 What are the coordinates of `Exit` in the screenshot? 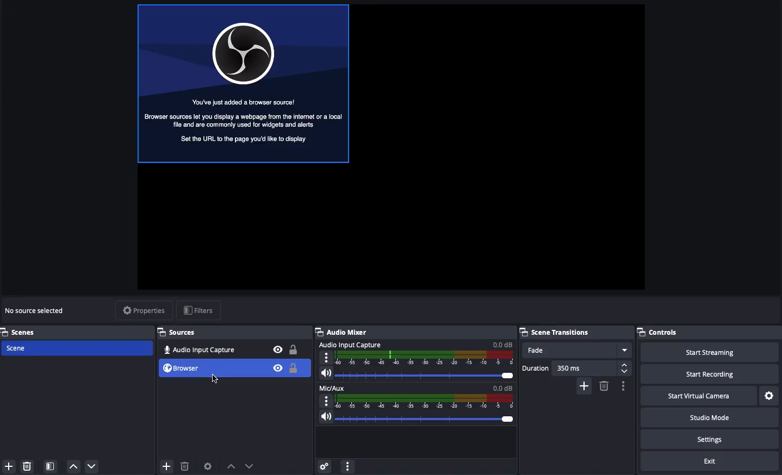 It's located at (710, 461).